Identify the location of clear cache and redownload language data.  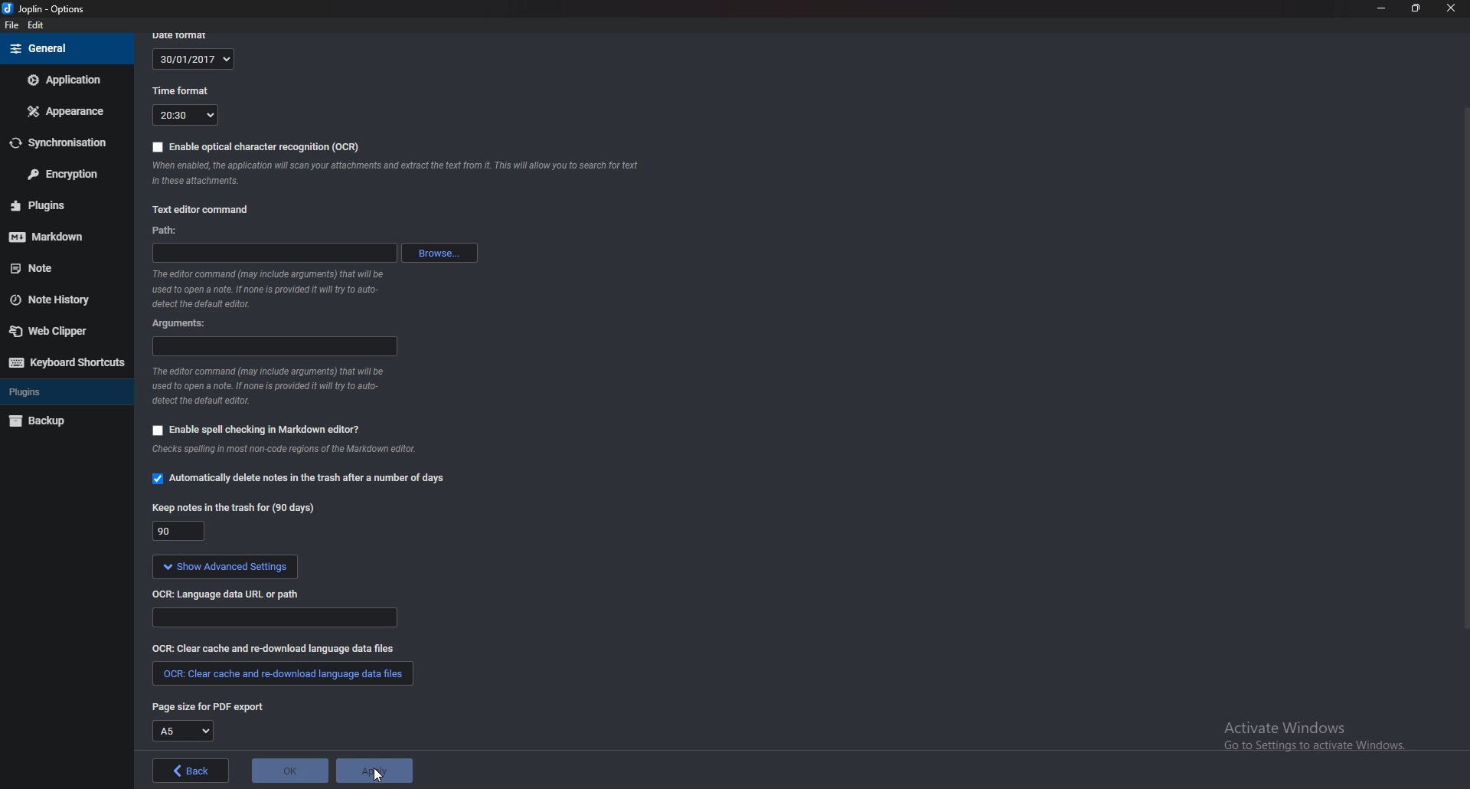
(272, 649).